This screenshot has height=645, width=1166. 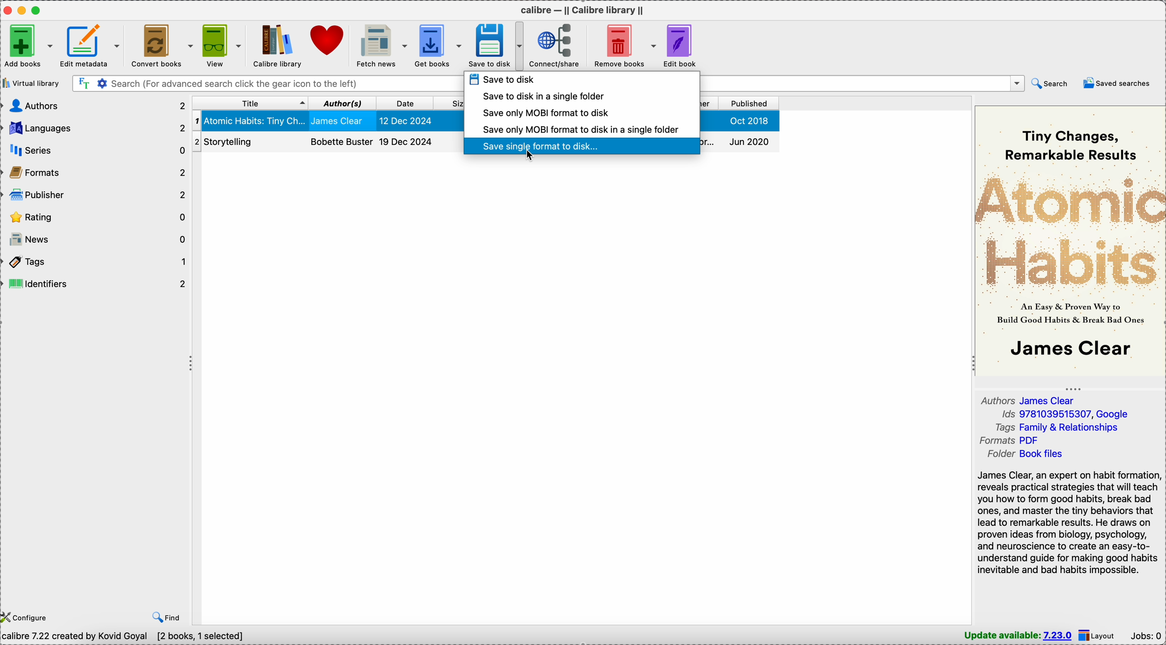 I want to click on layout, so click(x=1097, y=635).